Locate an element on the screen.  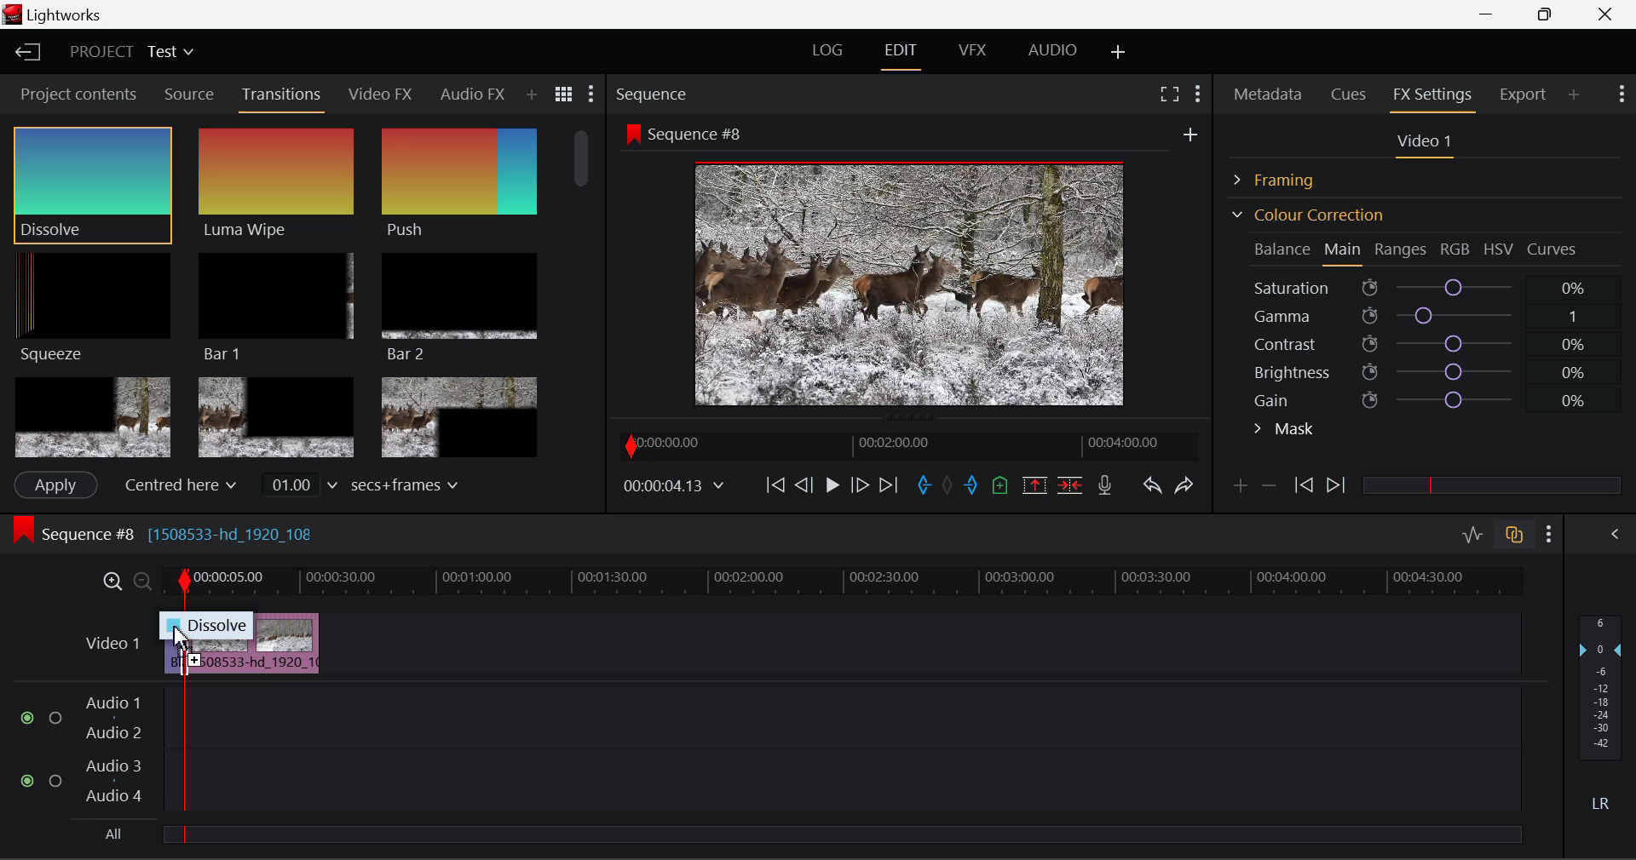
Mark Out is located at coordinates (973, 486).